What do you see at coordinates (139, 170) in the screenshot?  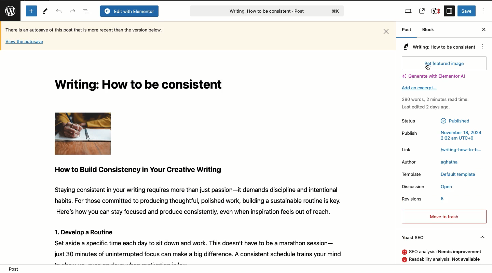 I see `How to Build Consistency in Your Creative Writing` at bounding box center [139, 170].